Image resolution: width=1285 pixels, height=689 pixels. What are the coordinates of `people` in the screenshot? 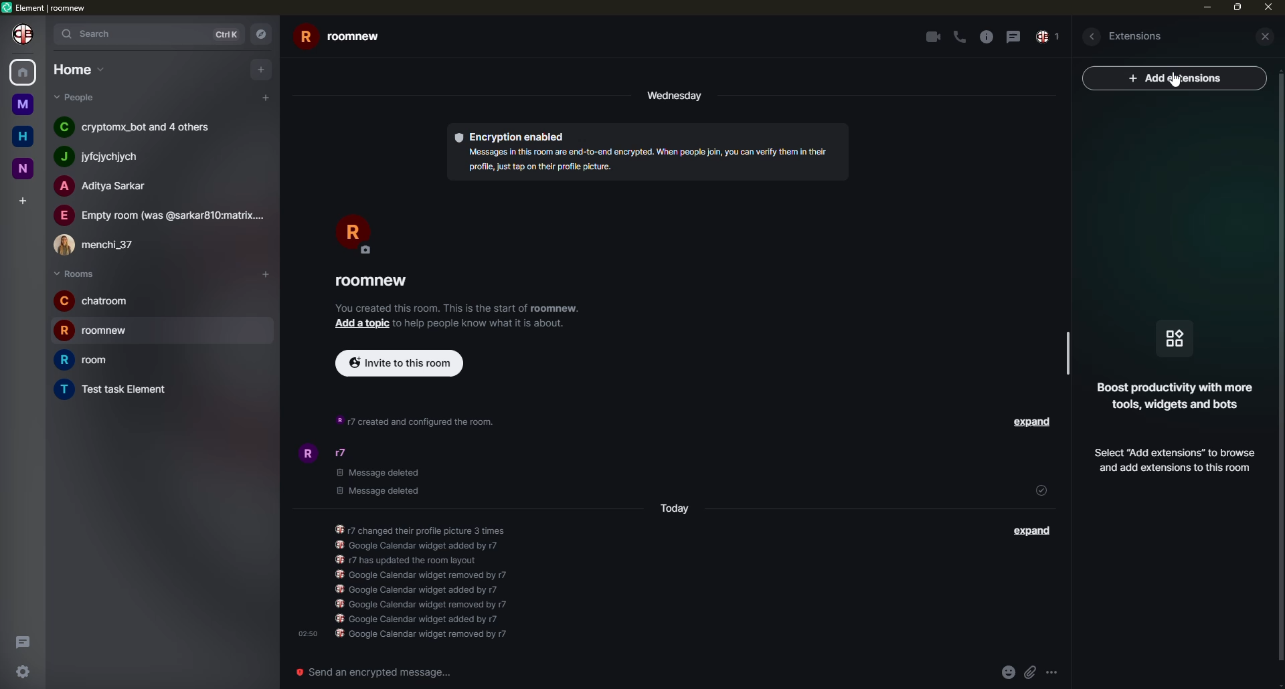 It's located at (345, 454).